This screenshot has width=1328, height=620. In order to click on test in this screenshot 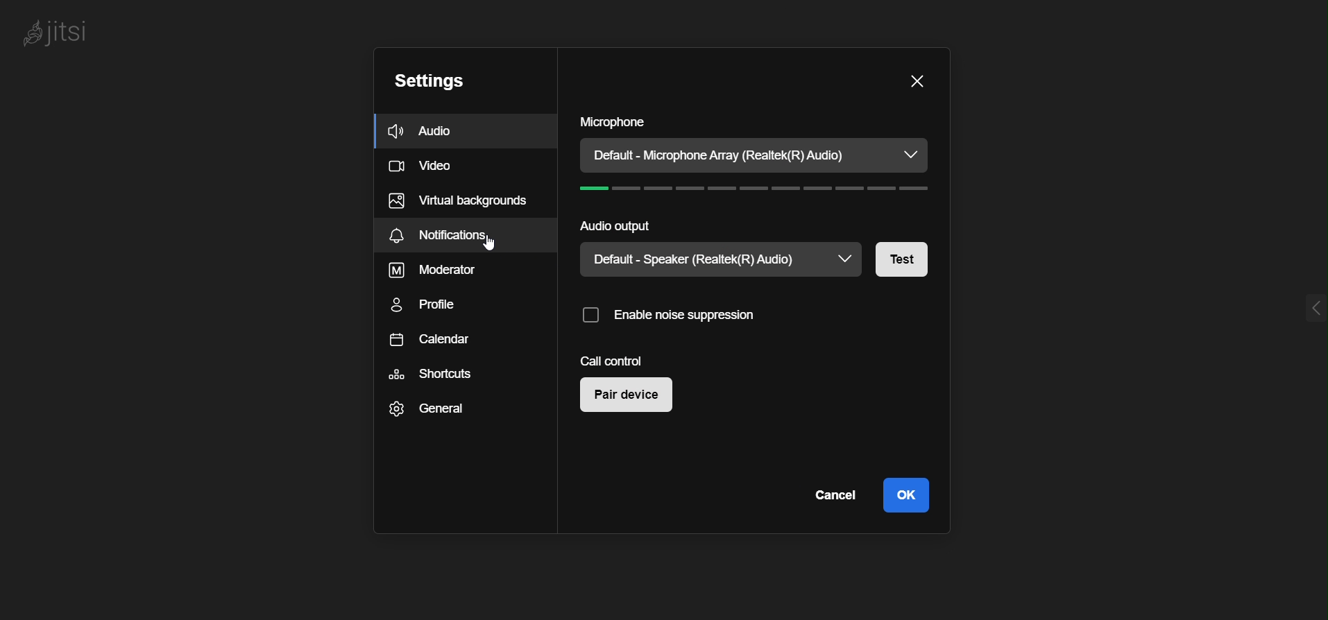, I will do `click(901, 257)`.